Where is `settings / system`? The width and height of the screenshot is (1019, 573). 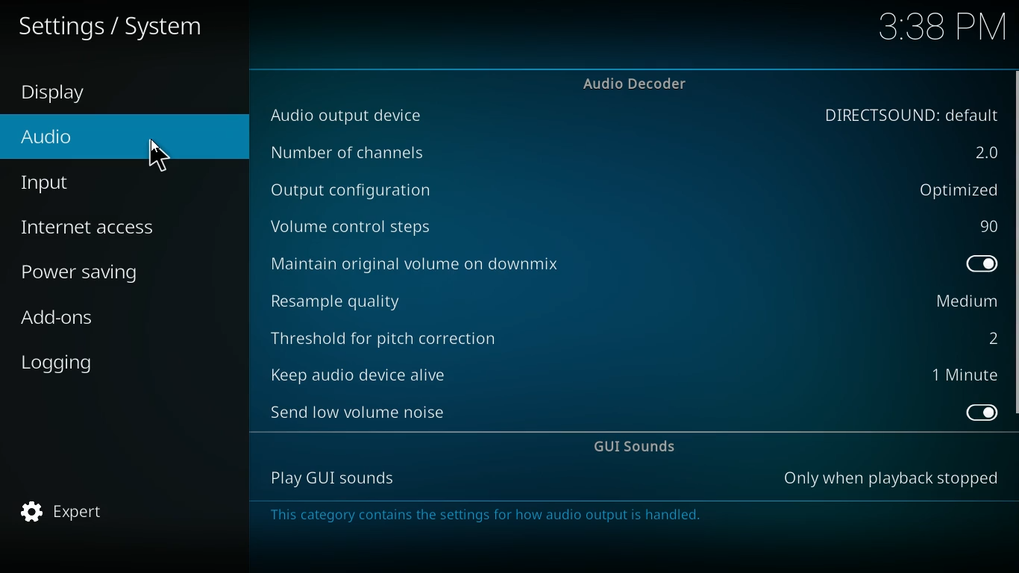 settings / system is located at coordinates (119, 25).